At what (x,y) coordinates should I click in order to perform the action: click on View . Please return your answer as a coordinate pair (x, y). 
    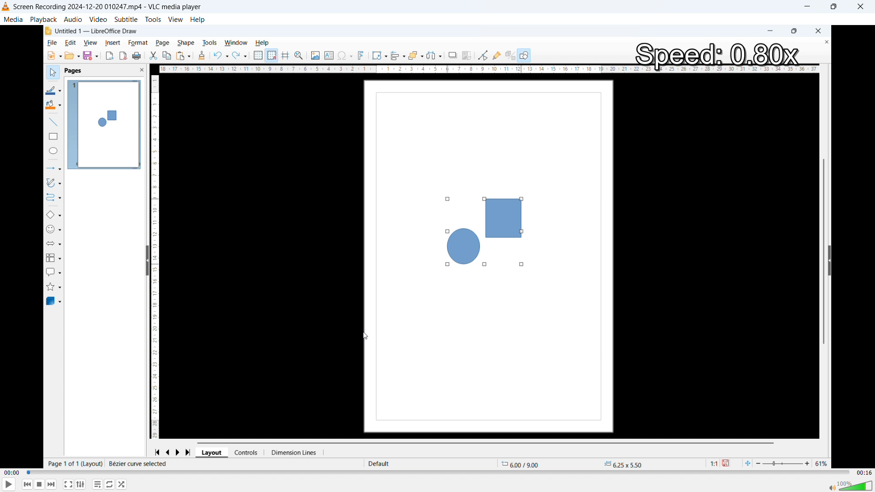
    Looking at the image, I should click on (175, 19).